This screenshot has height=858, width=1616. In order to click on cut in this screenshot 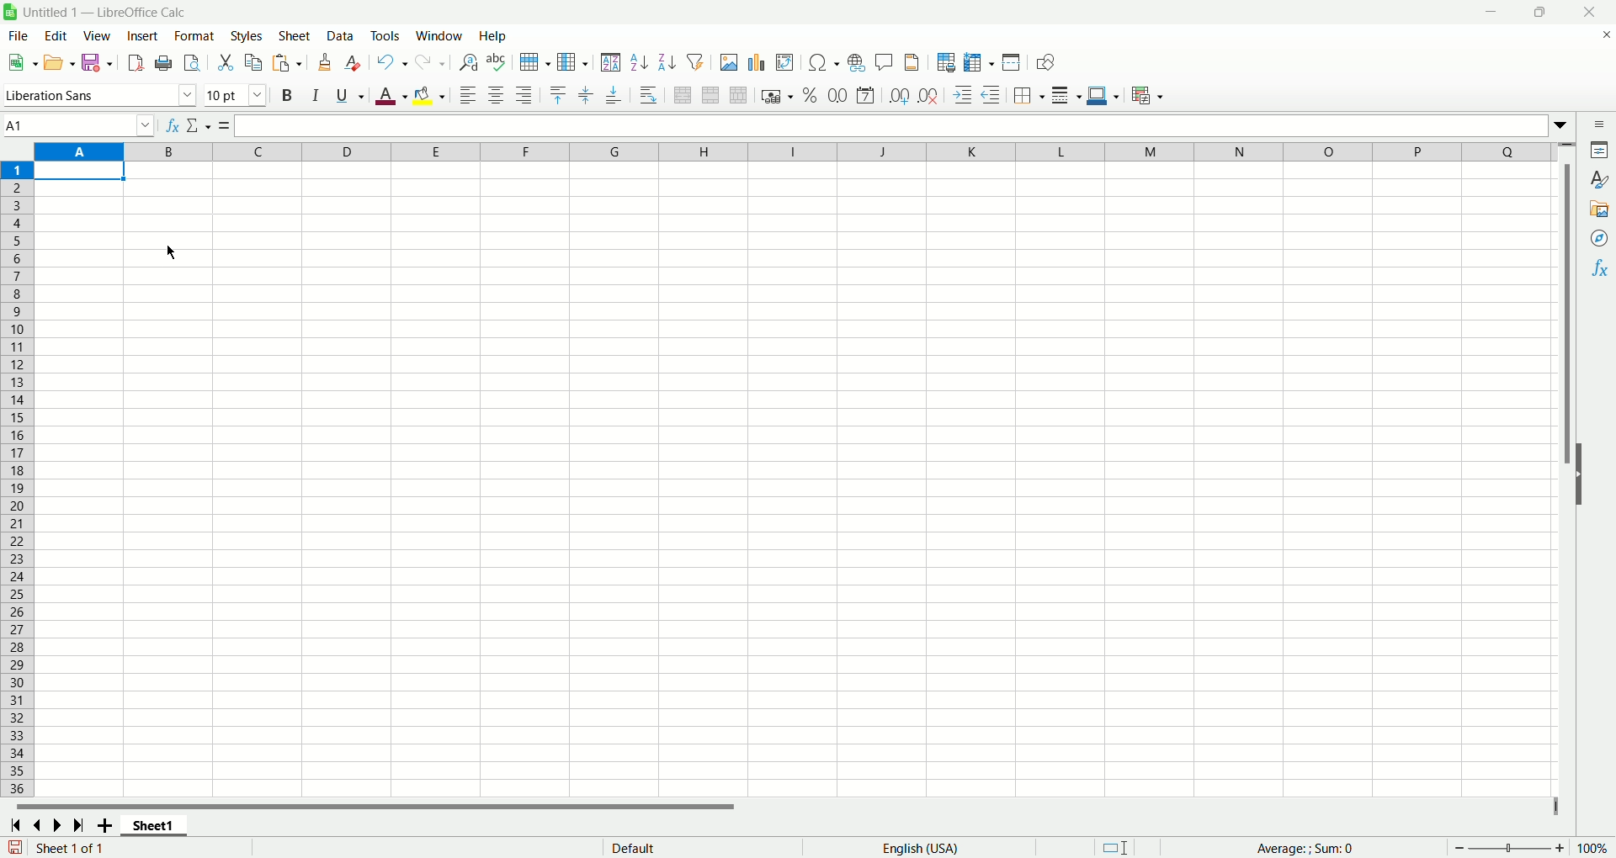, I will do `click(225, 62)`.